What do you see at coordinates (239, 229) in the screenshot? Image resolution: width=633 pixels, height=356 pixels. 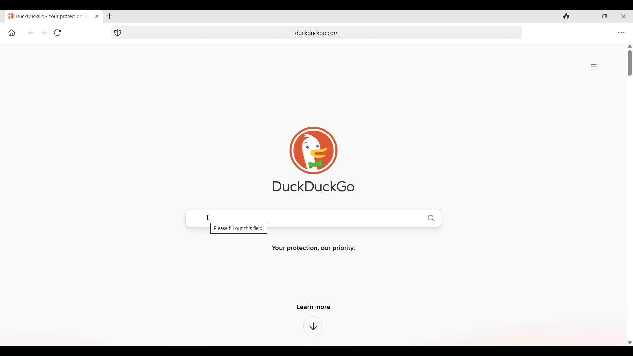 I see `Please fill out this field` at bounding box center [239, 229].